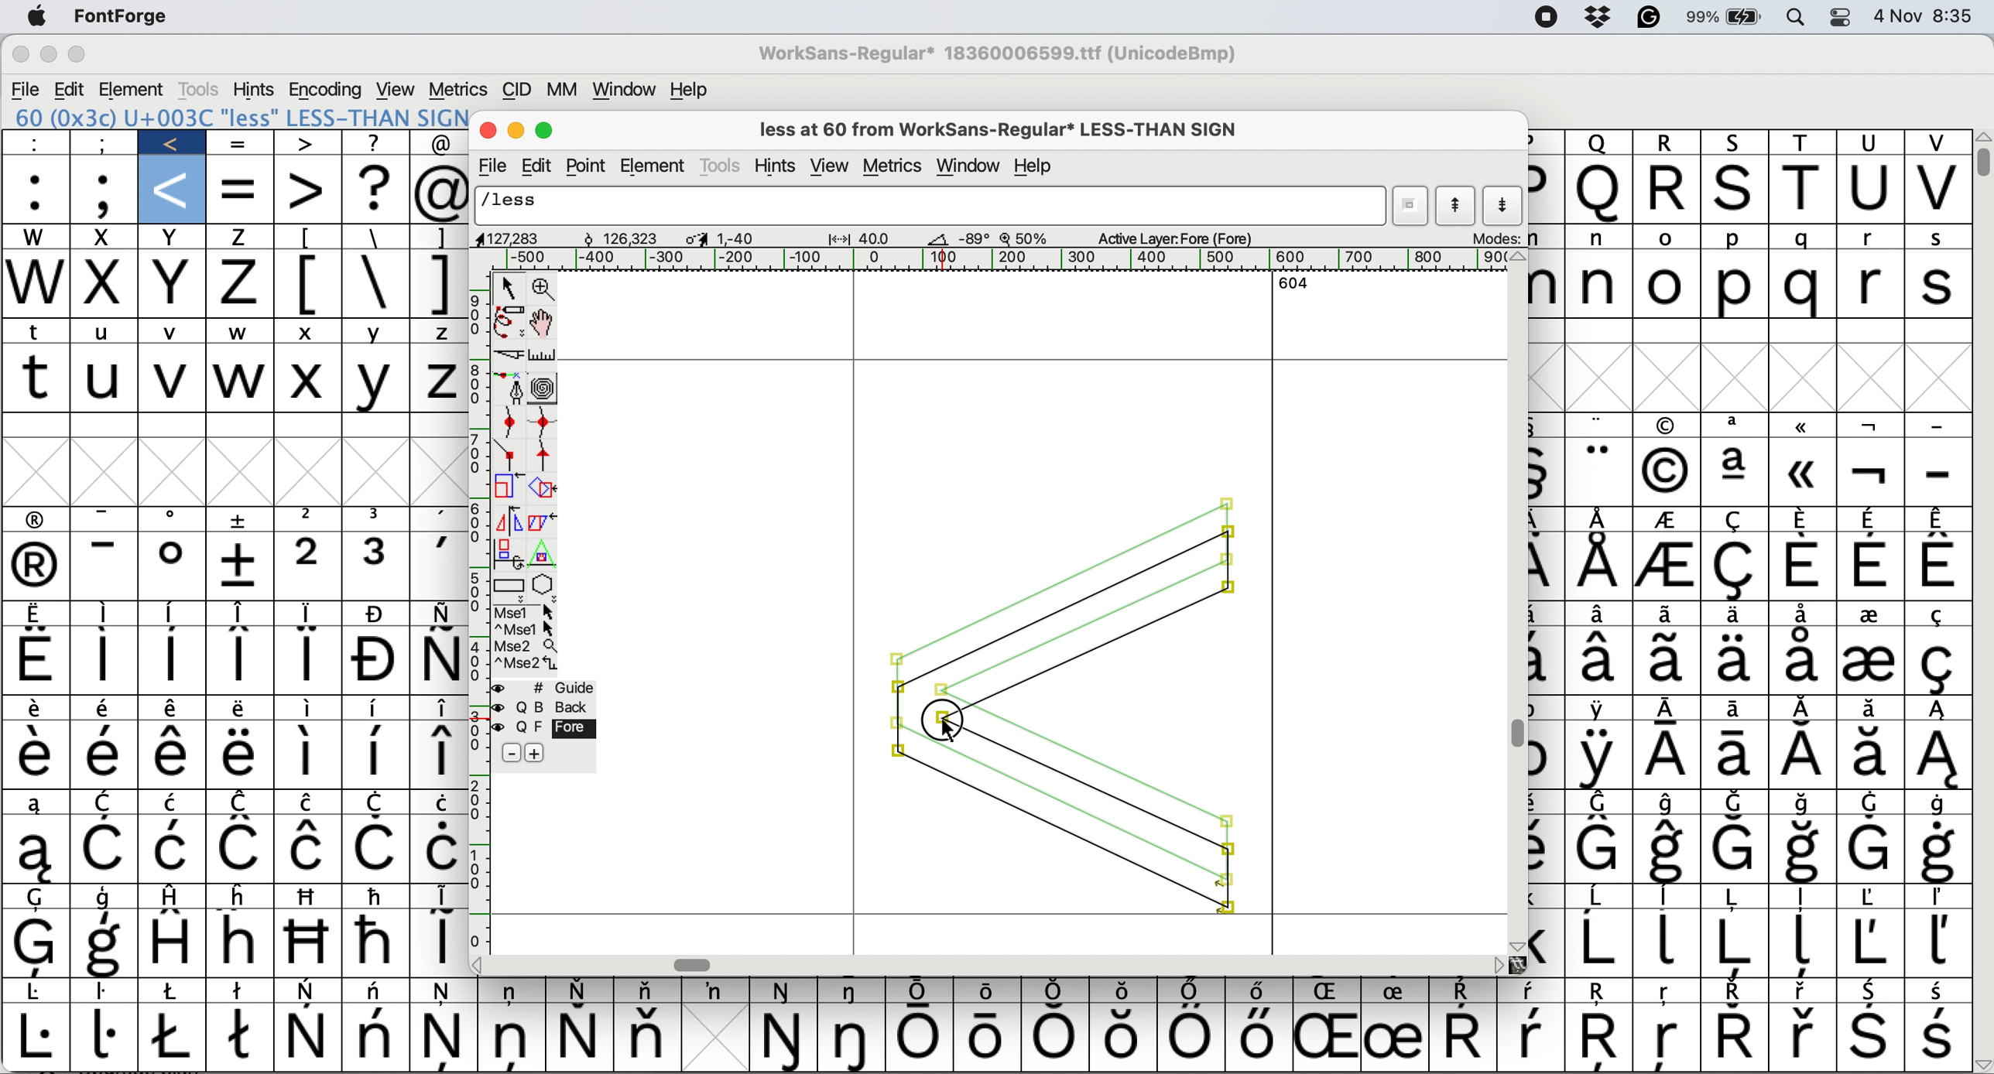 This screenshot has width=1994, height=1074. Describe the element at coordinates (1548, 664) in the screenshot. I see `Symbol` at that location.